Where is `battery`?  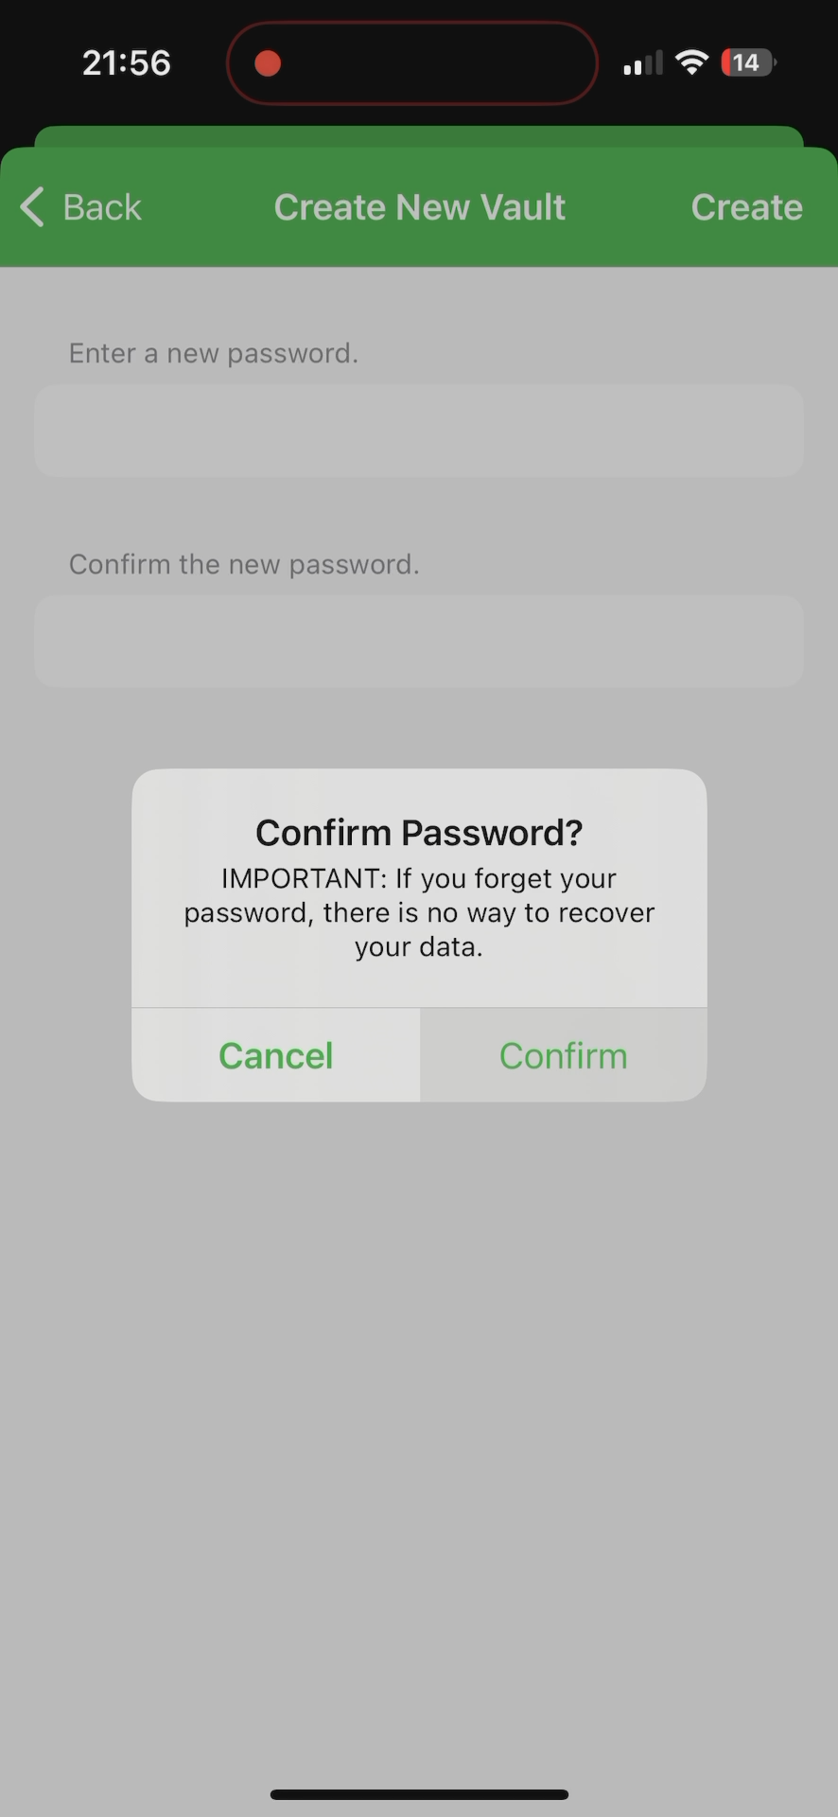 battery is located at coordinates (748, 65).